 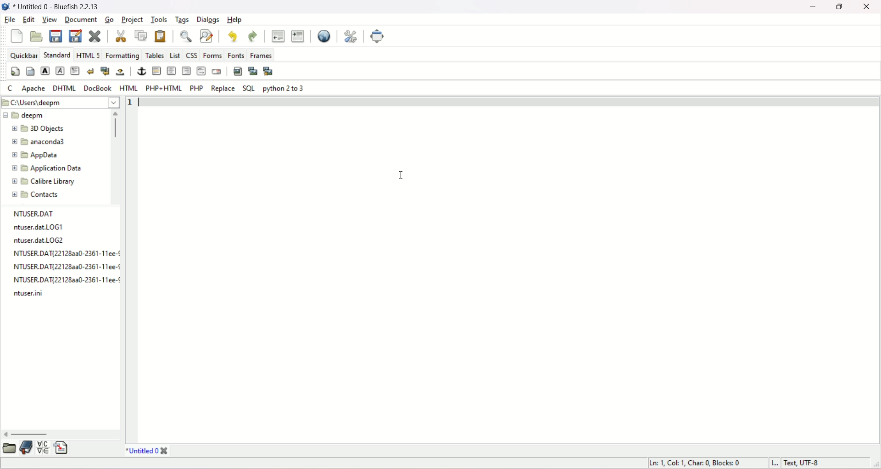 I want to click on find, so click(x=184, y=37).